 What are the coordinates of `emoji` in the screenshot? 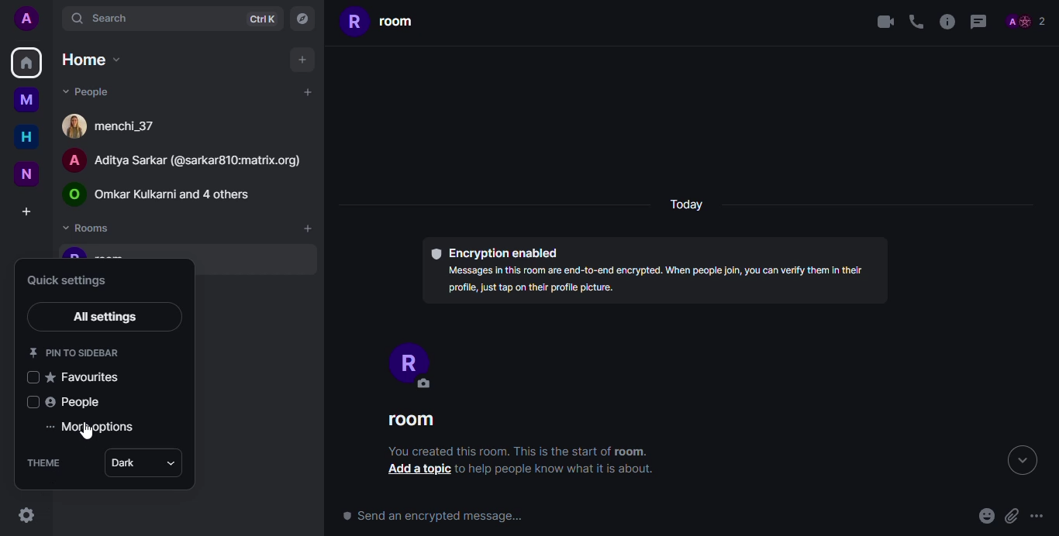 It's located at (982, 517).